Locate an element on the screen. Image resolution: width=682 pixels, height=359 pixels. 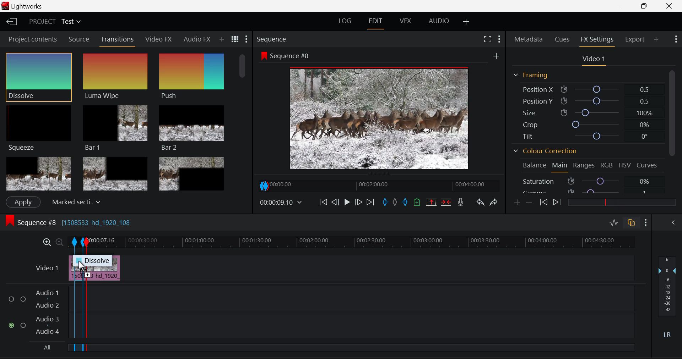
Video 1 Settings is located at coordinates (592, 60).